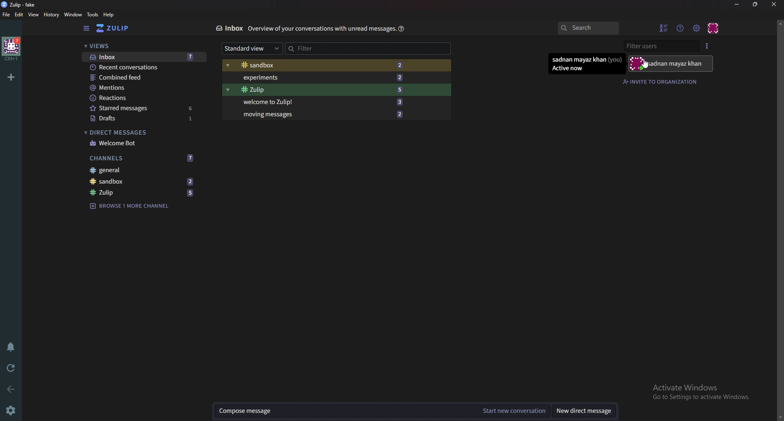 This screenshot has height=421, width=784. Describe the element at coordinates (87, 29) in the screenshot. I see `Hide sidebar` at that location.